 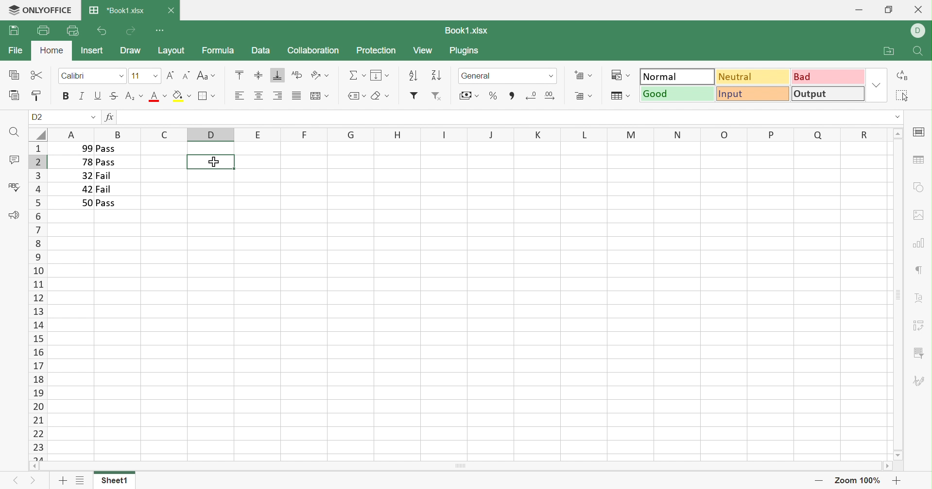 I want to click on Add cells, so click(x=584, y=76).